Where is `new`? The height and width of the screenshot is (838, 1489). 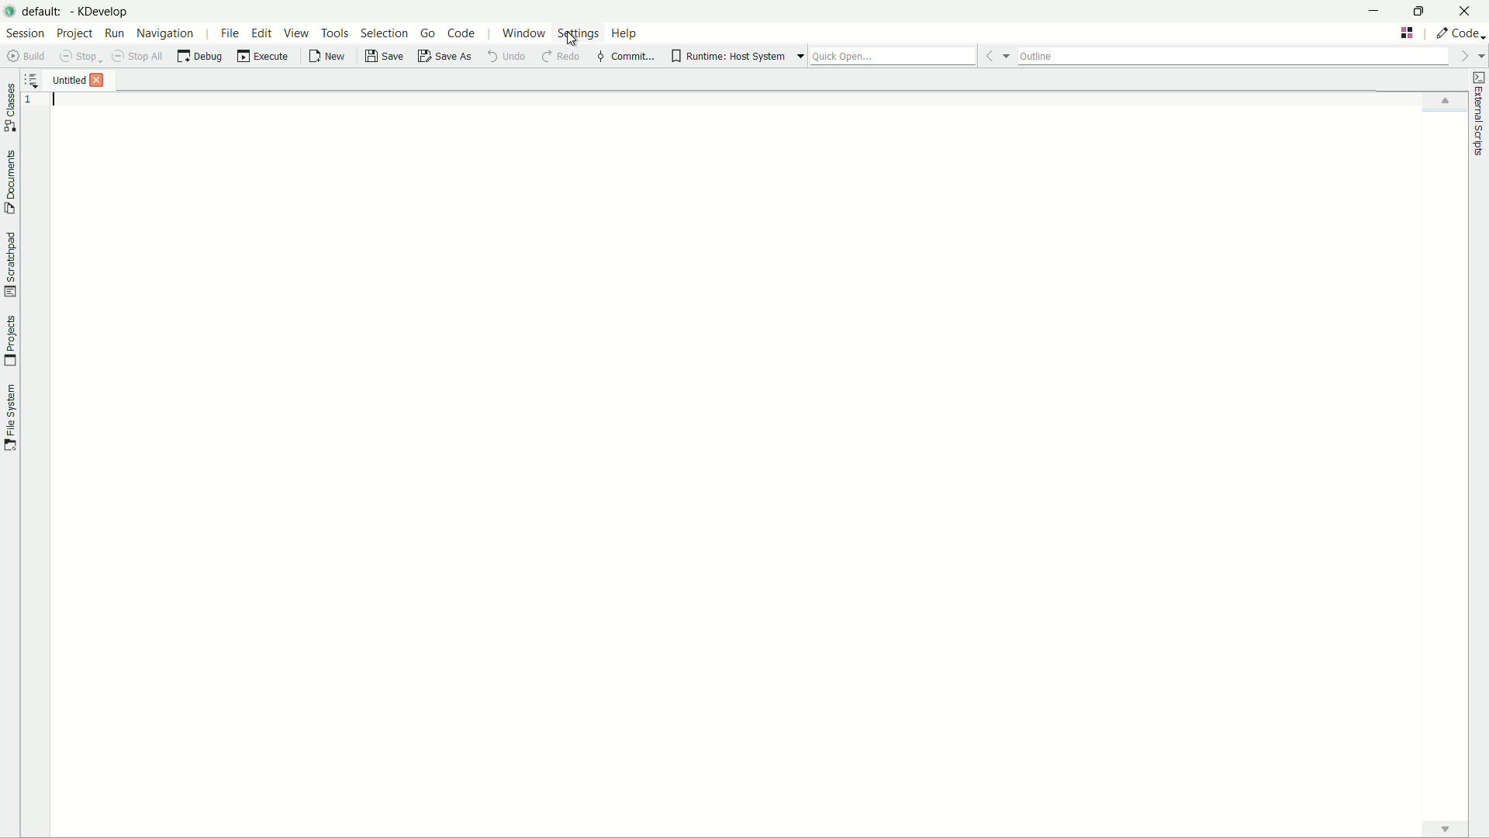 new is located at coordinates (330, 57).